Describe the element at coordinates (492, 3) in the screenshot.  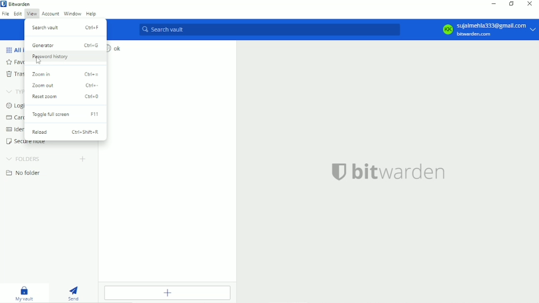
I see `Minimize` at that location.